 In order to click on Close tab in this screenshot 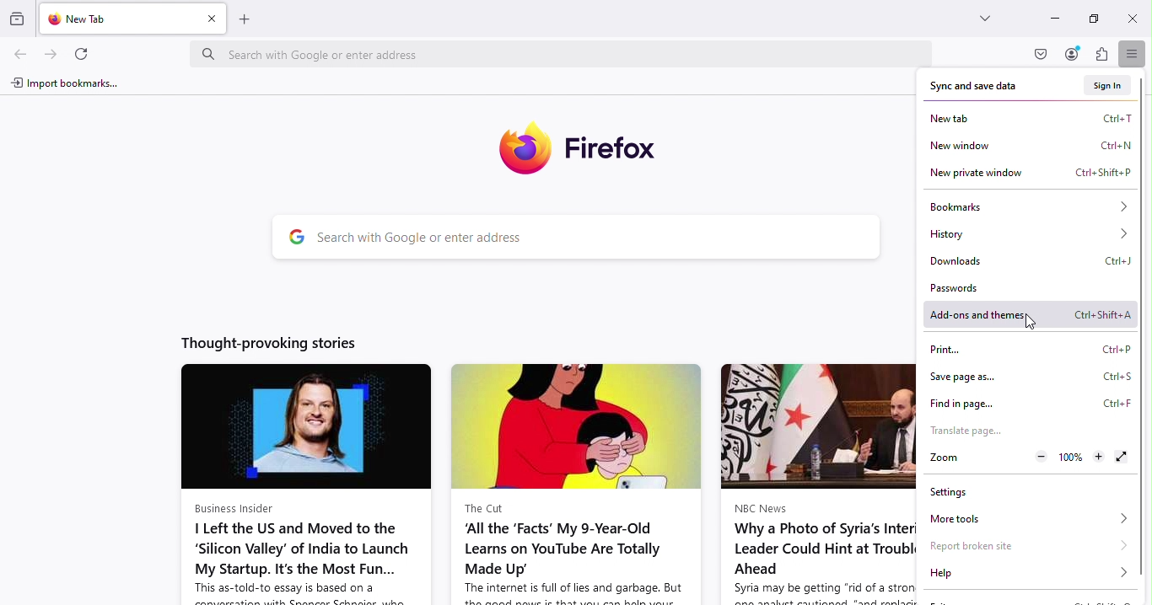, I will do `click(211, 19)`.